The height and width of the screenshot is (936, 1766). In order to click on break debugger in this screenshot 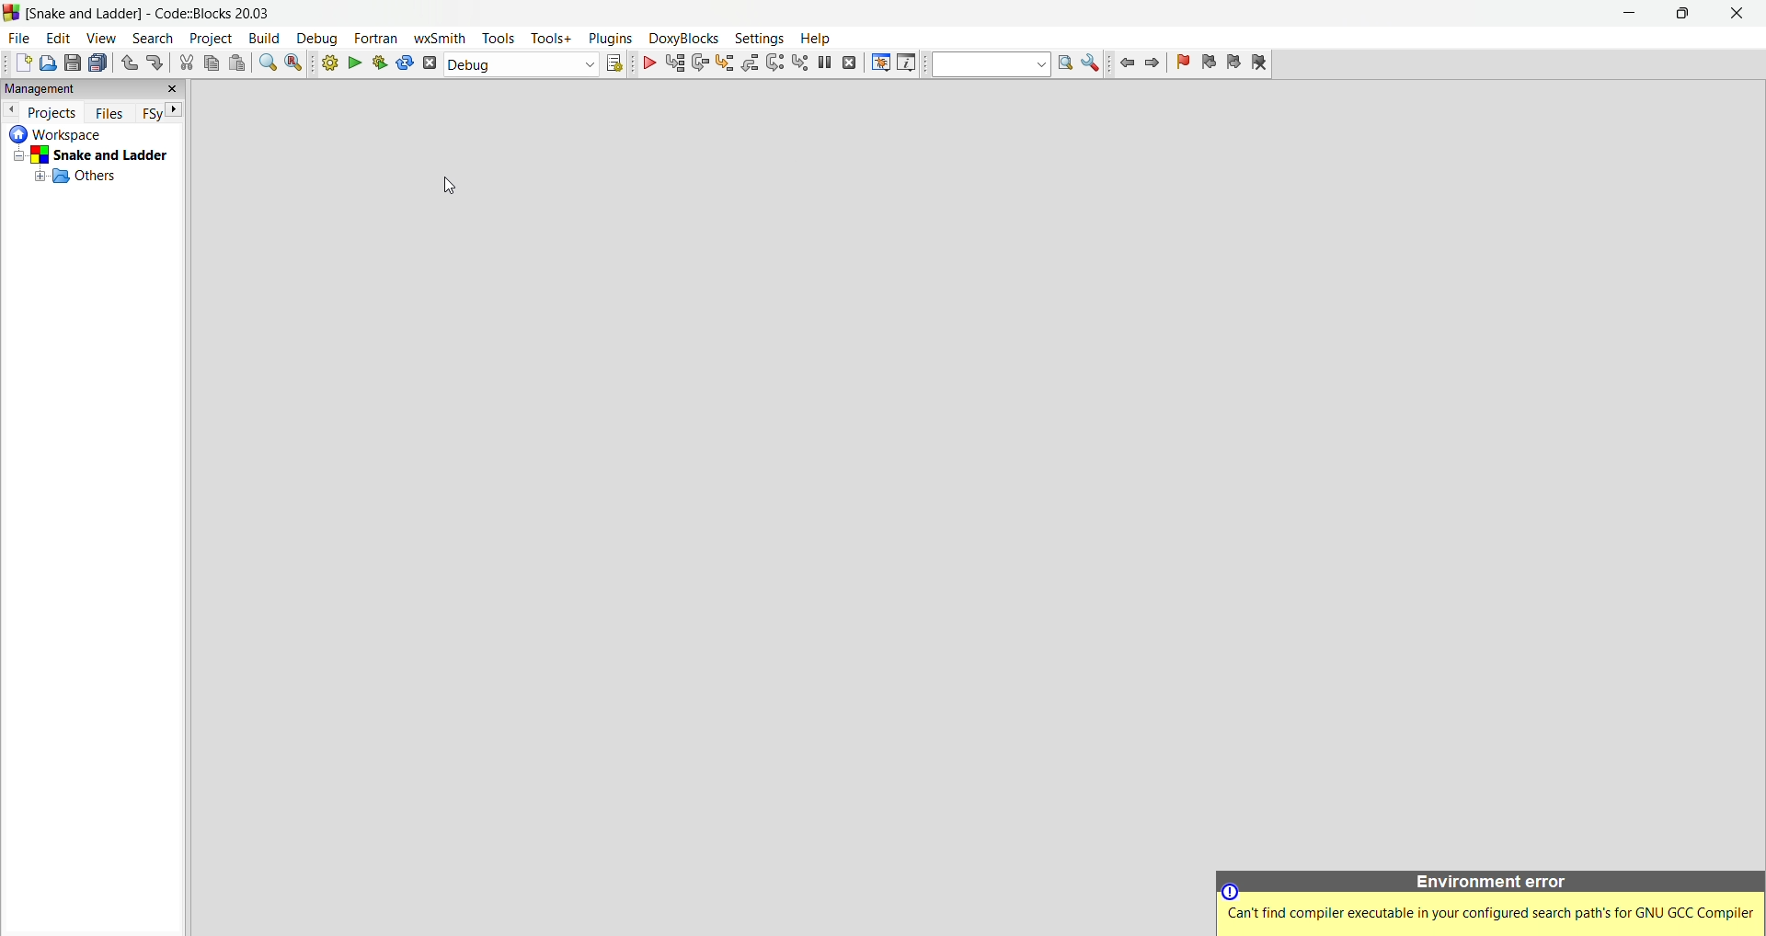, I will do `click(823, 63)`.